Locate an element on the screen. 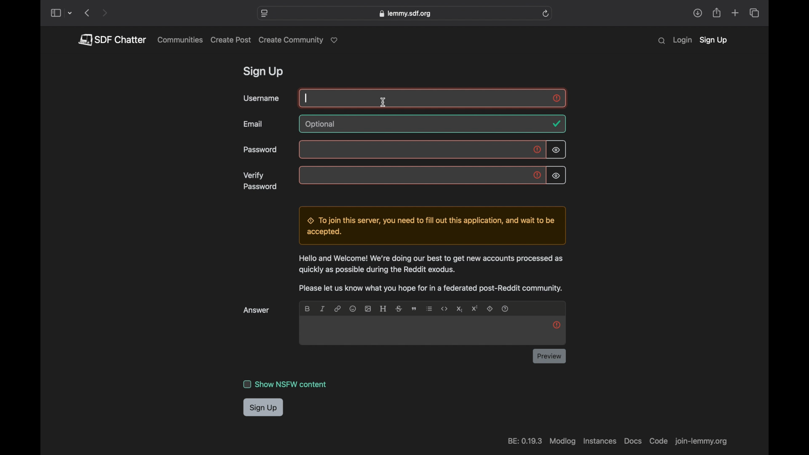  i beam cursor is located at coordinates (384, 102).